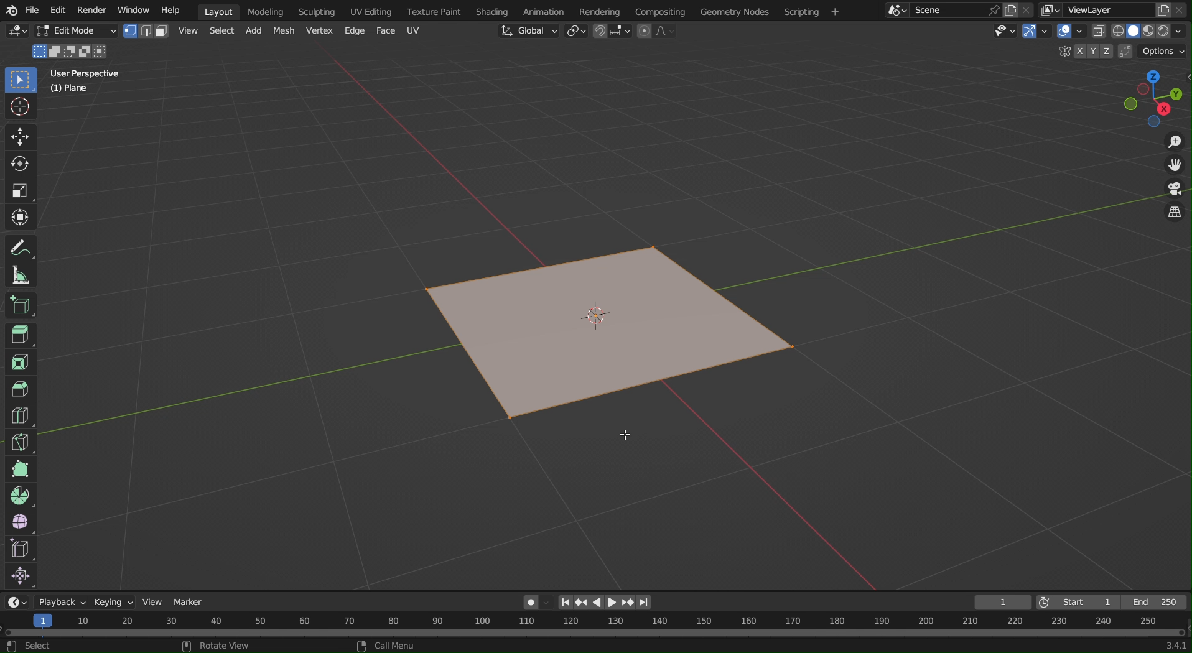  I want to click on Smooth, so click(19, 522).